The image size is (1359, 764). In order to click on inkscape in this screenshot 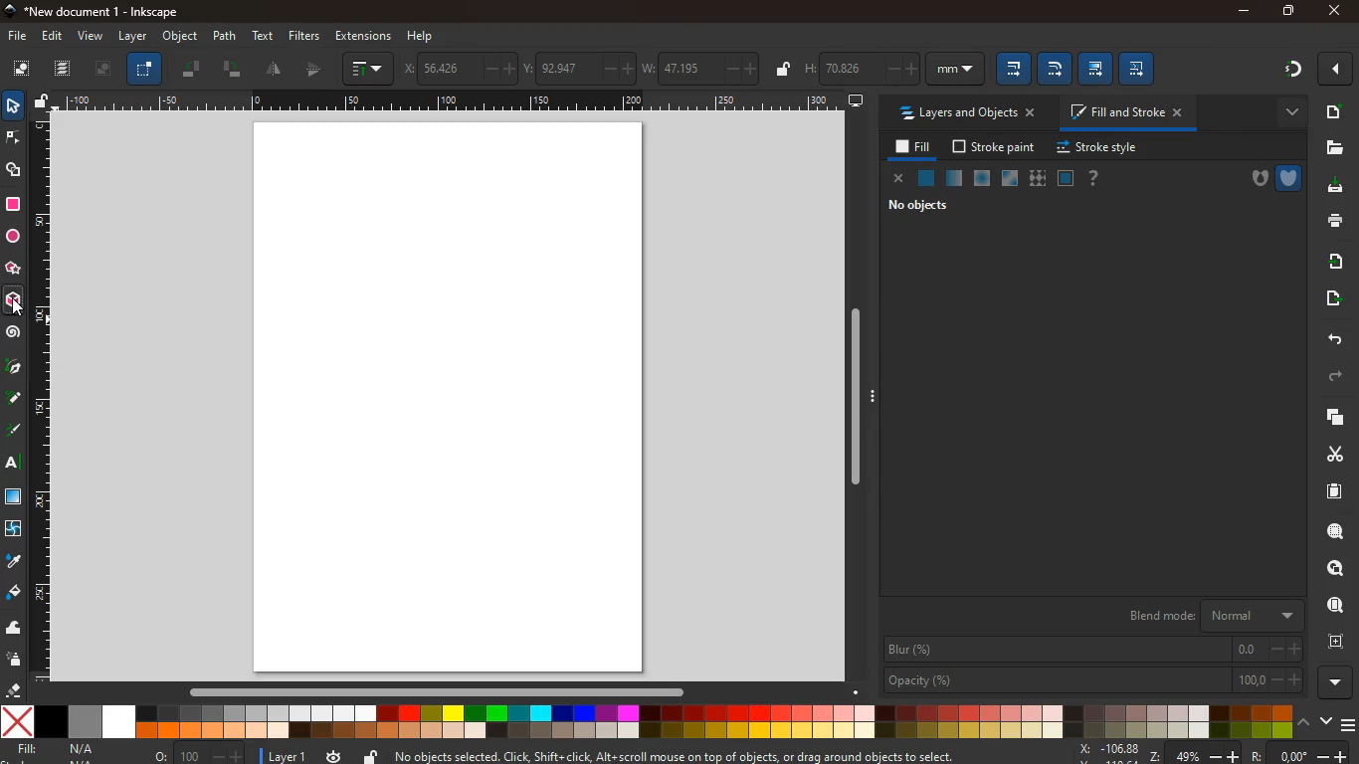, I will do `click(107, 12)`.